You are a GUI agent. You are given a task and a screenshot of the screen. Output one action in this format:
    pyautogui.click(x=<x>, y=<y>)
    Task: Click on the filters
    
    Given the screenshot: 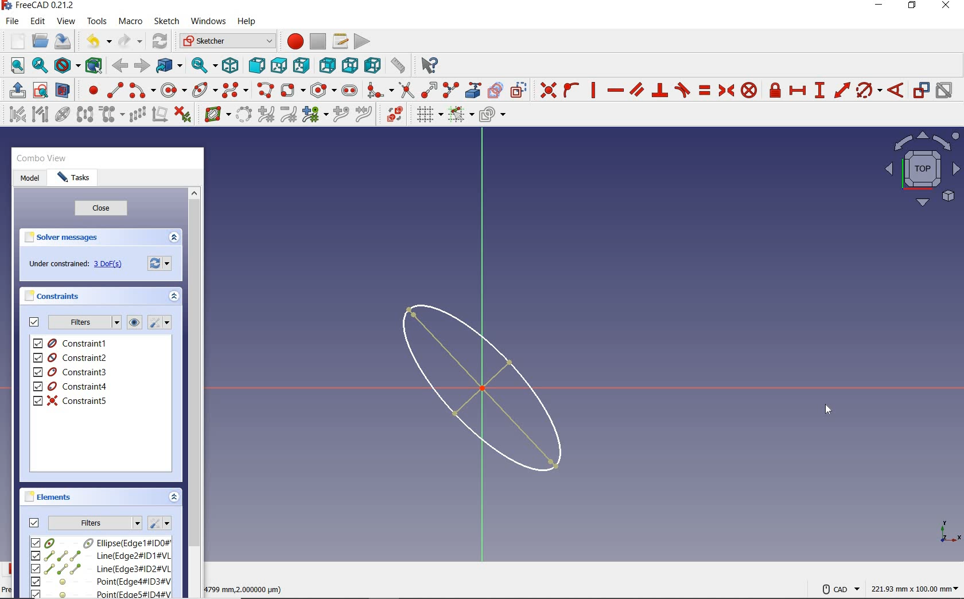 What is the action you would take?
    pyautogui.click(x=84, y=322)
    